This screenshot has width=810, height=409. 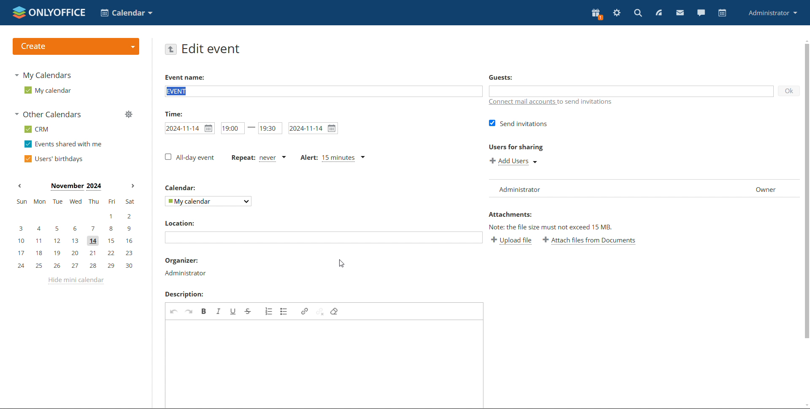 I want to click on remove format, so click(x=335, y=311).